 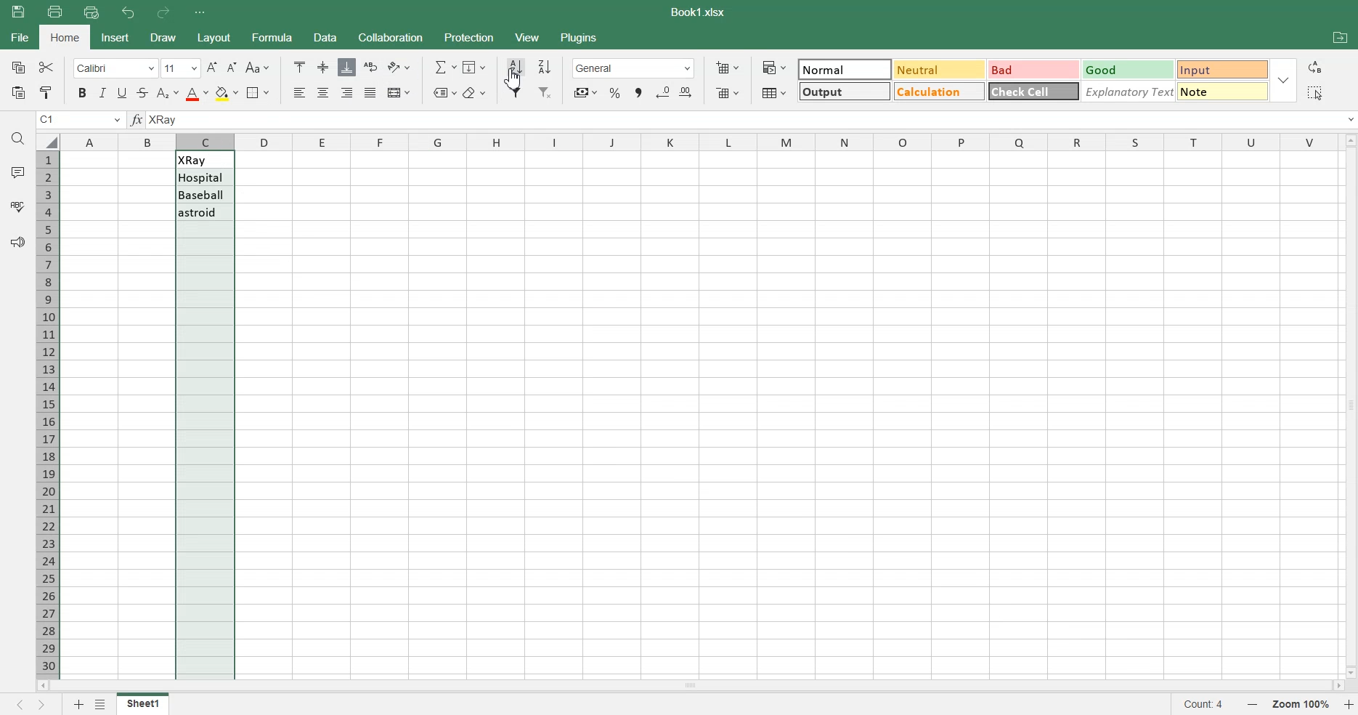 I want to click on Undo, so click(x=129, y=13).